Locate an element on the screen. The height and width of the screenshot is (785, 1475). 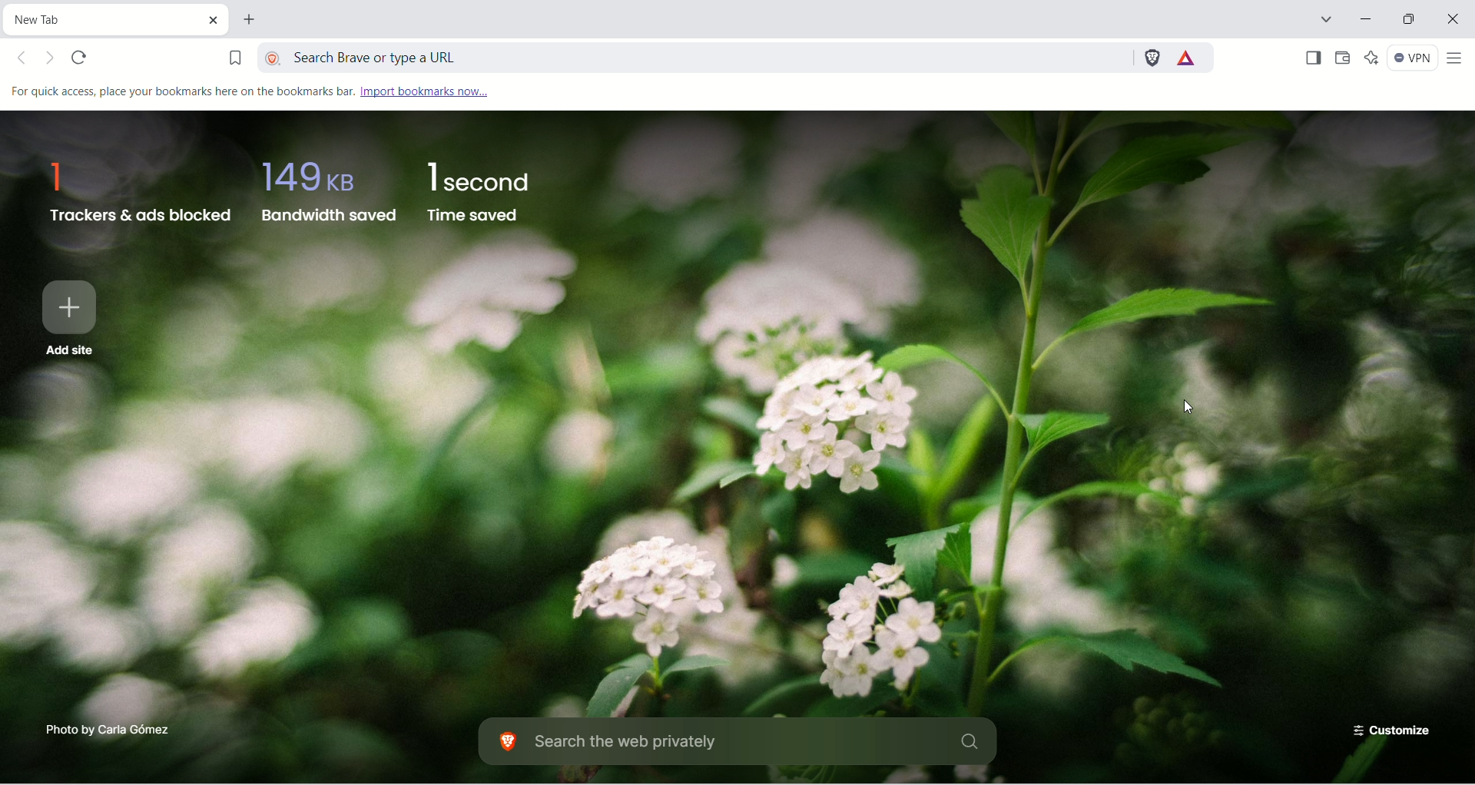
leo AI is located at coordinates (1377, 60).